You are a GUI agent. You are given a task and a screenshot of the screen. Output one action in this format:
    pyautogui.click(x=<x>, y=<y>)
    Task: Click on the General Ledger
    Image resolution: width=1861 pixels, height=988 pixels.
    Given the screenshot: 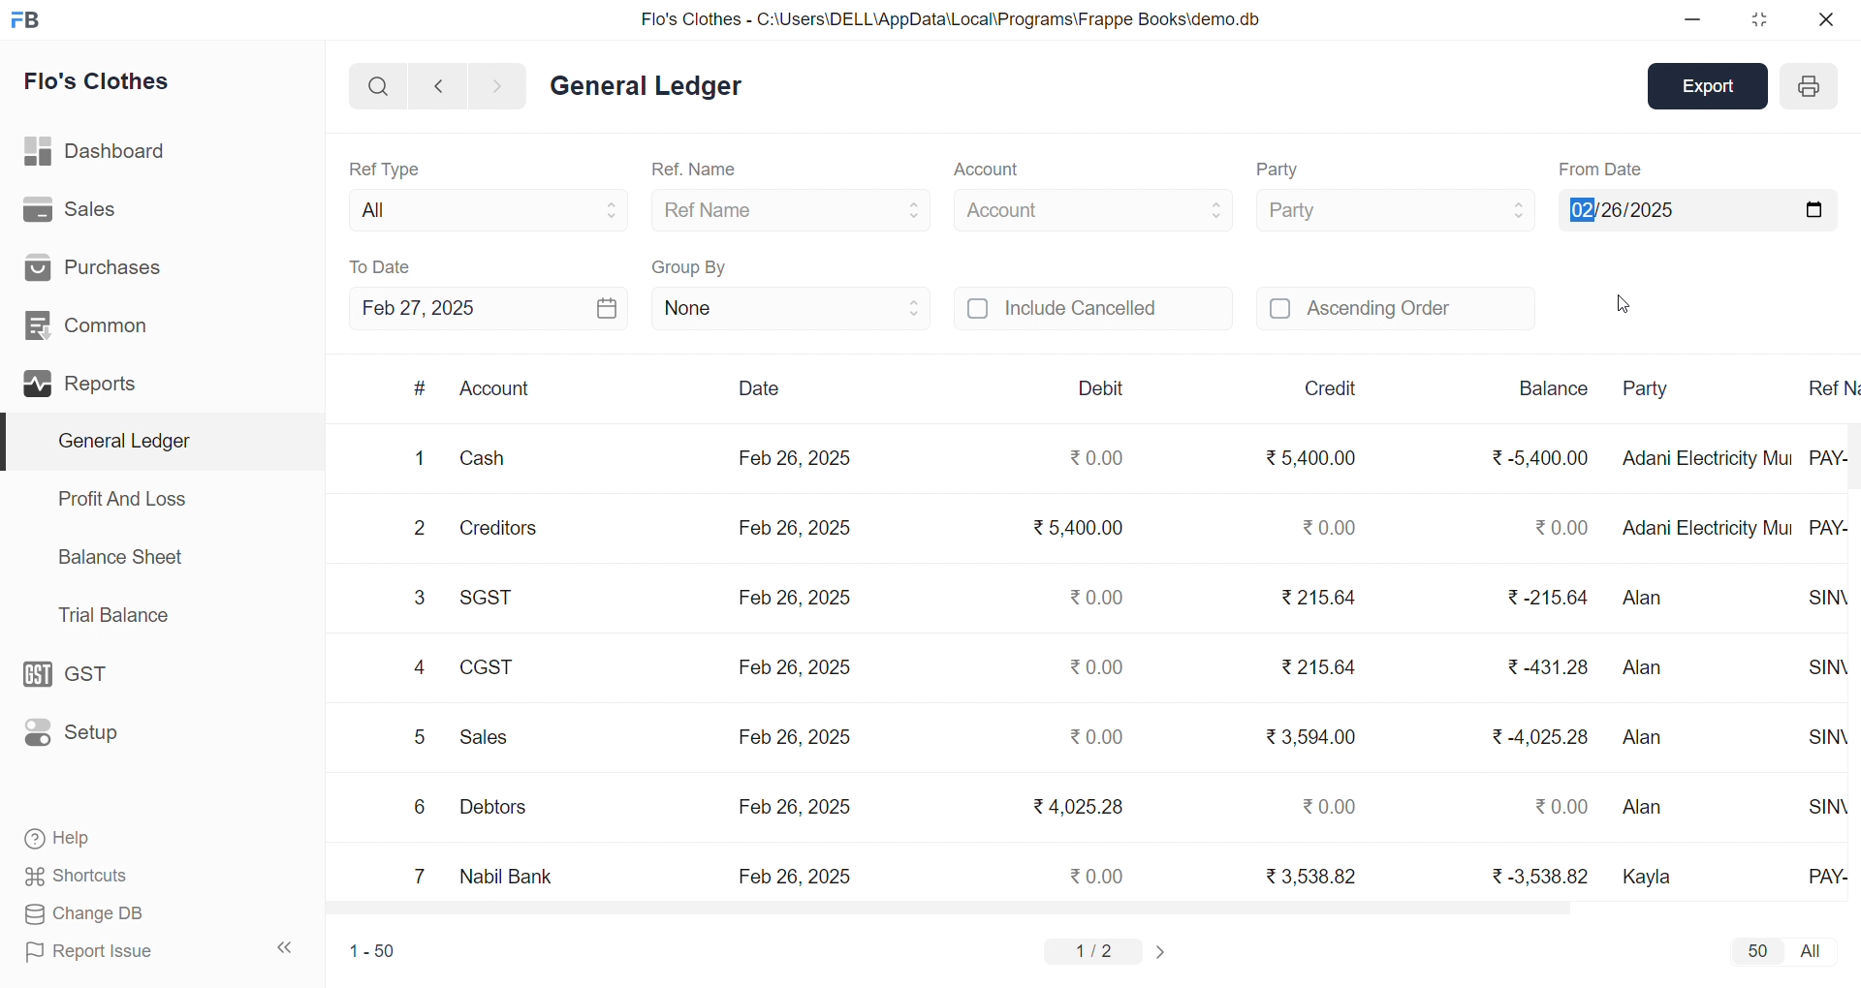 What is the action you would take?
    pyautogui.click(x=156, y=441)
    